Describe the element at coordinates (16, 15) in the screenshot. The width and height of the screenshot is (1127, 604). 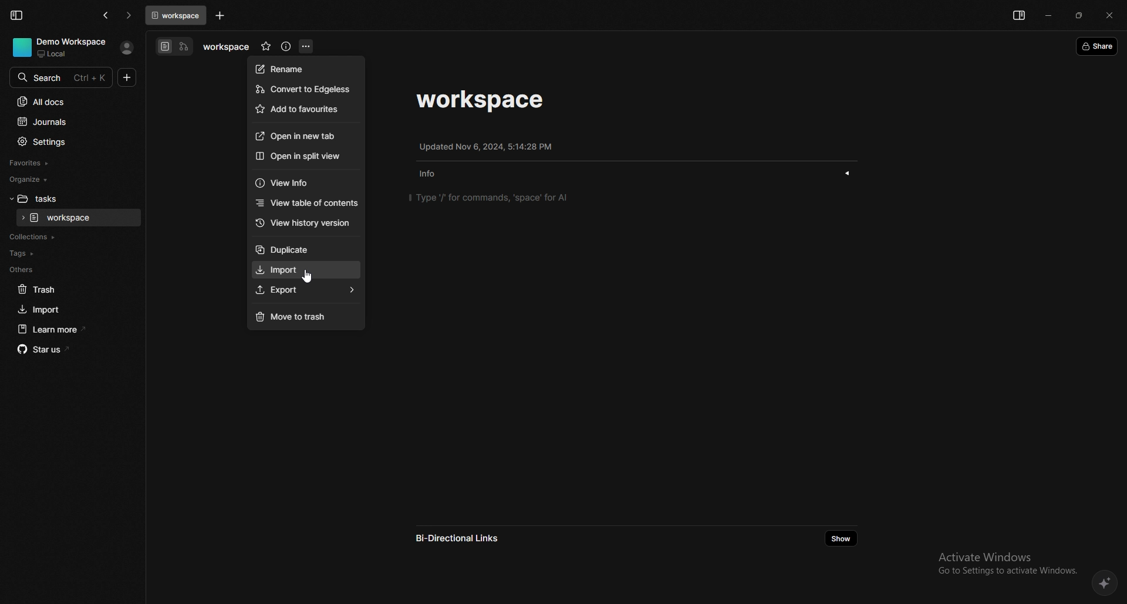
I see `collapse sidebar` at that location.